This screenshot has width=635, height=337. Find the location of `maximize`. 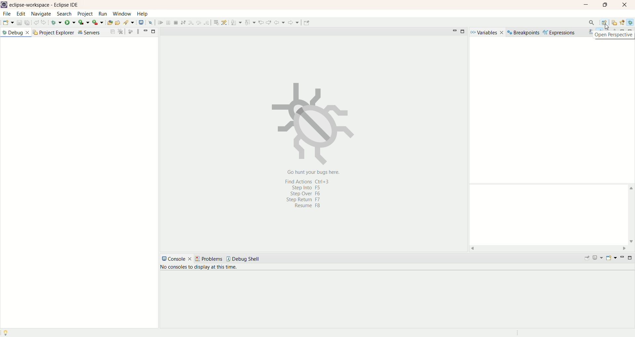

maximize is located at coordinates (631, 259).